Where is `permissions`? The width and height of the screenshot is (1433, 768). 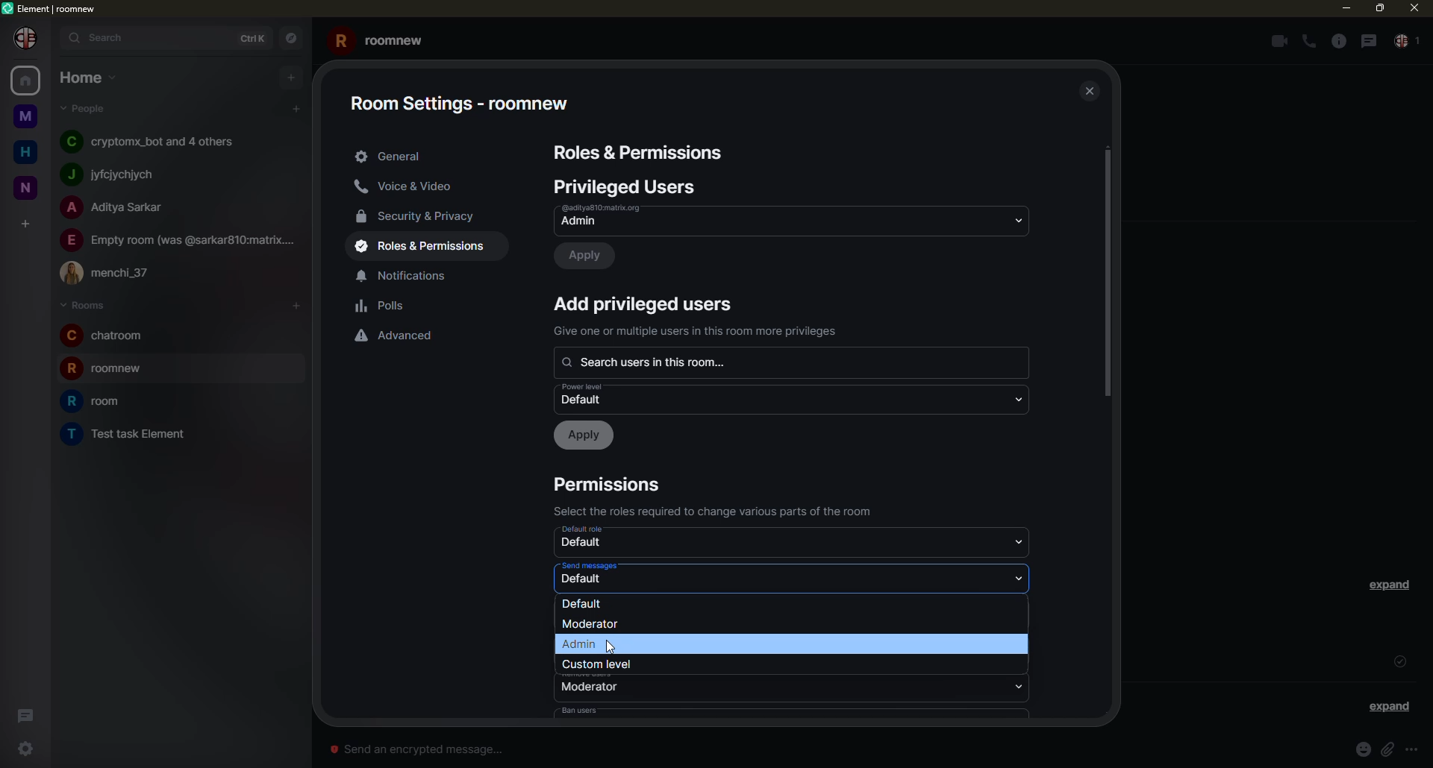
permissions is located at coordinates (611, 485).